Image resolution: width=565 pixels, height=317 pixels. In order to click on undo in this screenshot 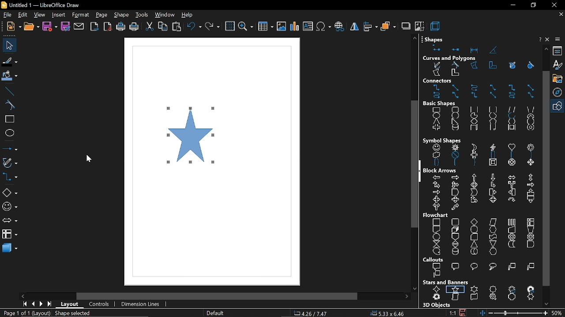, I will do `click(193, 27)`.